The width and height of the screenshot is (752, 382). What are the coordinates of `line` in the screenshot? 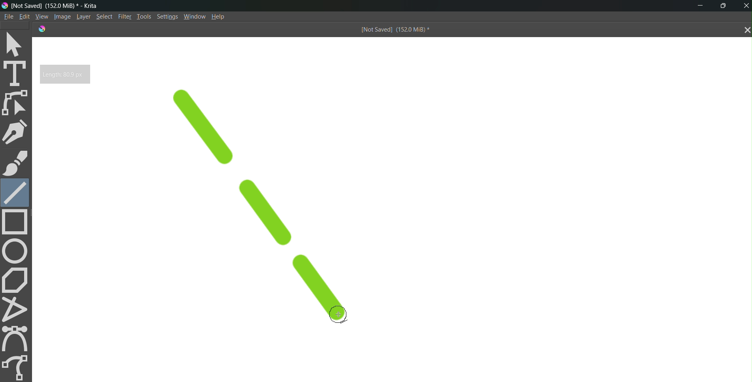 It's located at (15, 191).